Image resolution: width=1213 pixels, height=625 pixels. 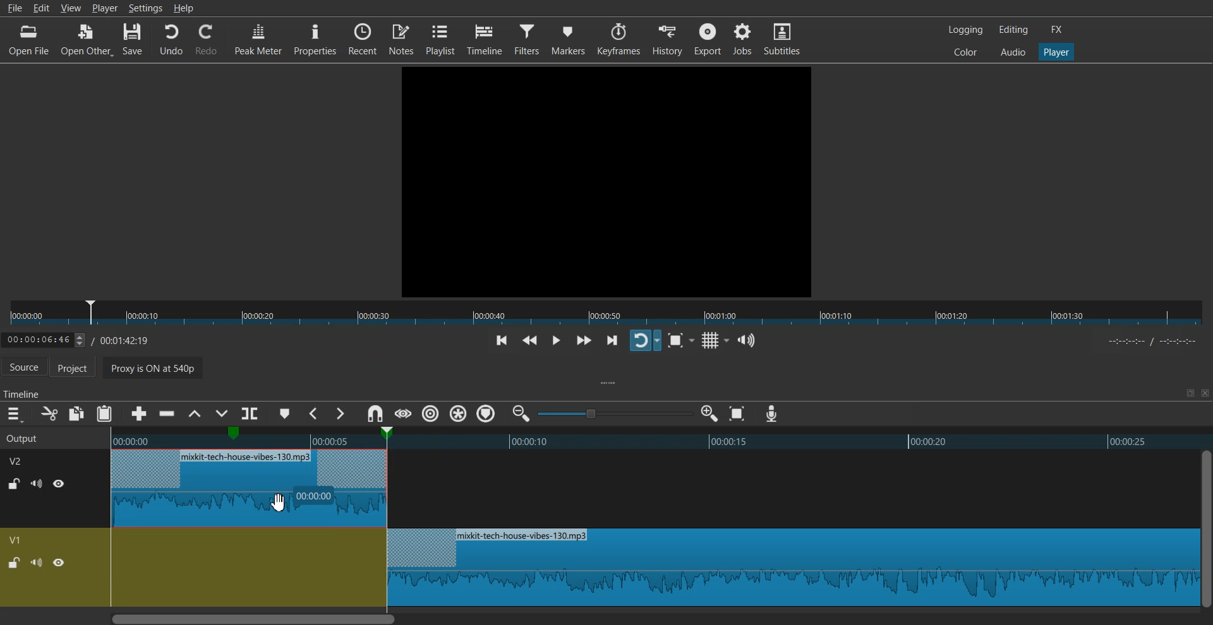 What do you see at coordinates (966, 30) in the screenshot?
I see `Logging` at bounding box center [966, 30].